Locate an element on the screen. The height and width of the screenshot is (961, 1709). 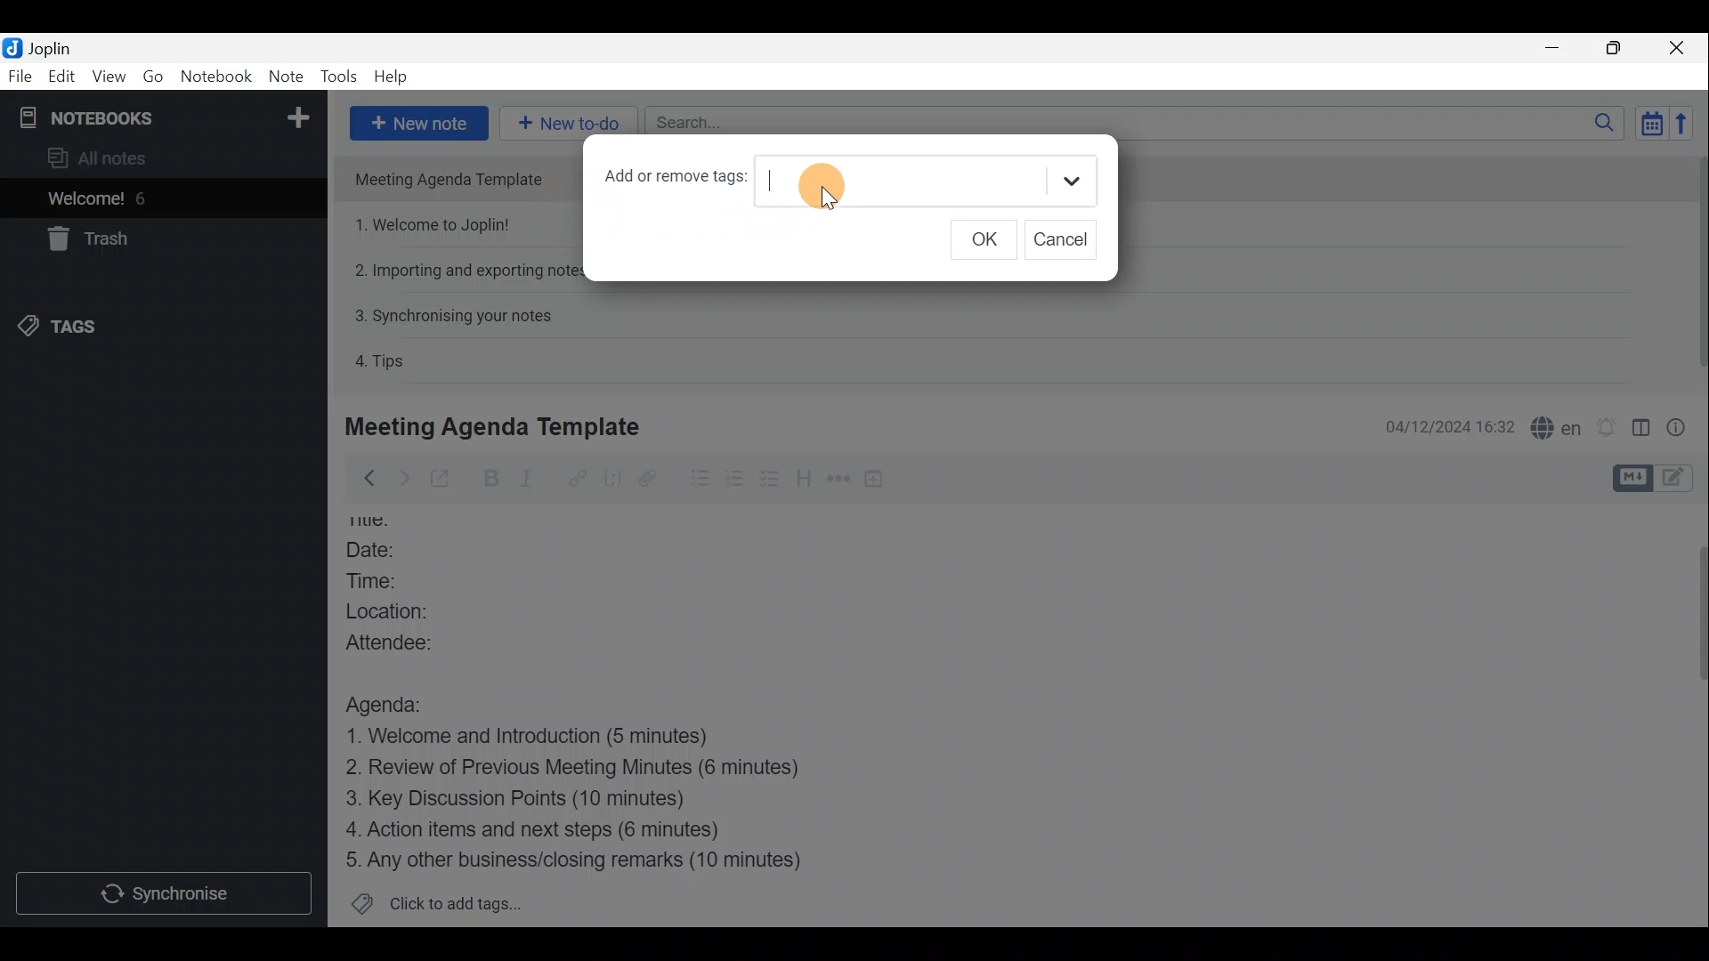
Toggle external editing is located at coordinates (445, 480).